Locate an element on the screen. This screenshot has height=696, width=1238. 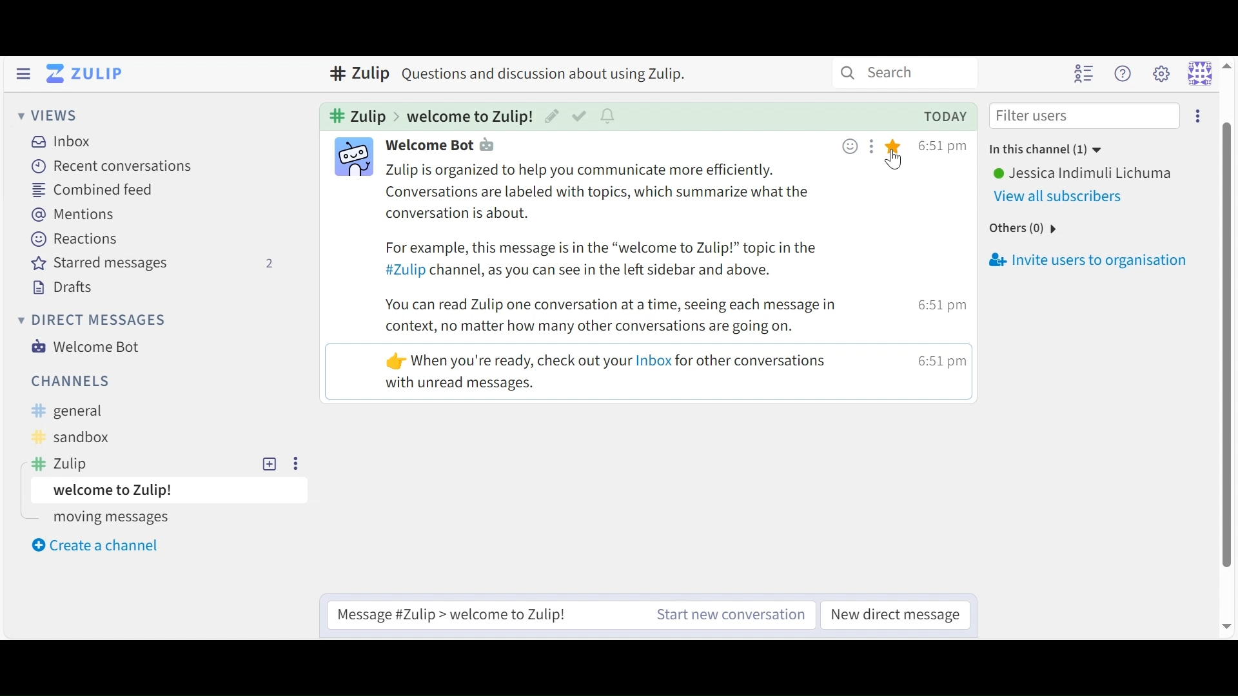
mesage is located at coordinates (678, 372).